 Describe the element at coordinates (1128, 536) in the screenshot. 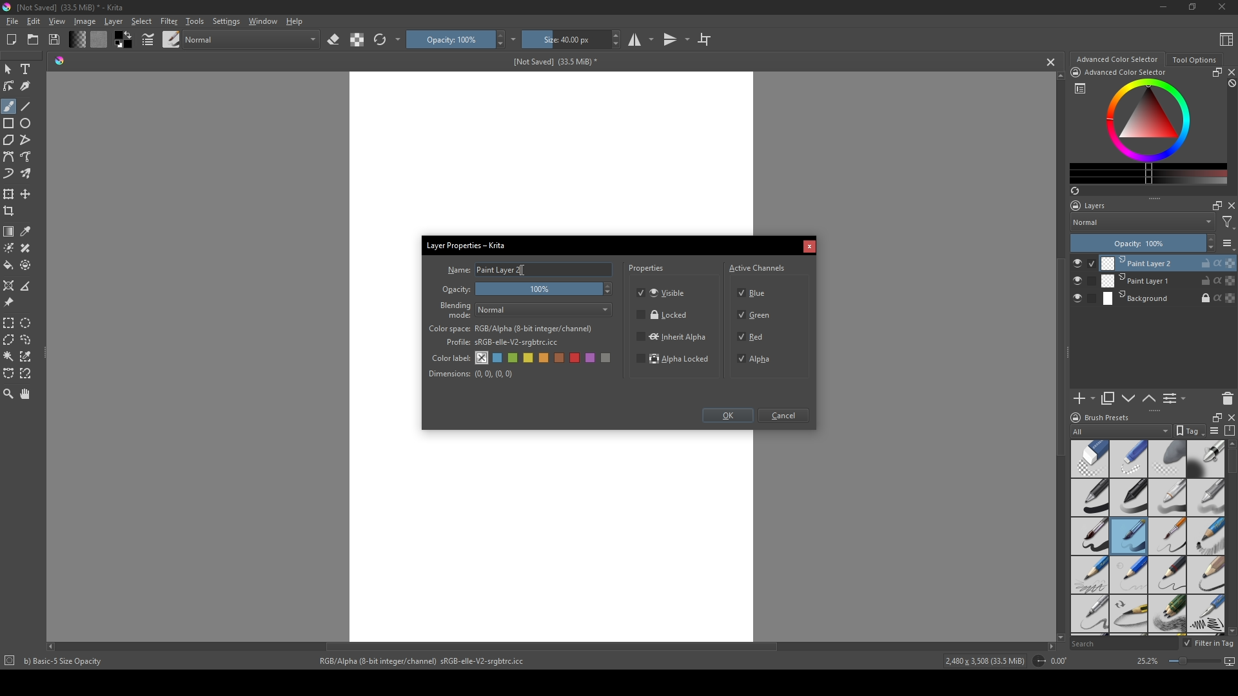

I see `medium brush` at that location.